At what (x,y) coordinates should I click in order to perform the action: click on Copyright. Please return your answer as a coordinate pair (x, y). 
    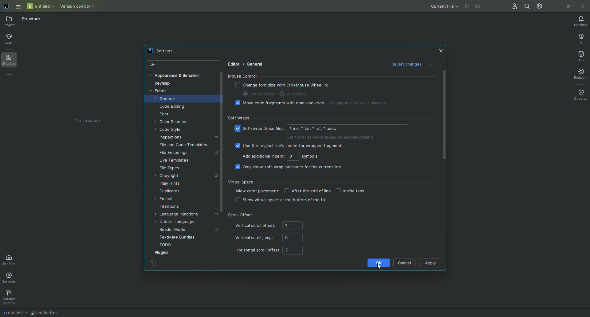
    Looking at the image, I should click on (169, 176).